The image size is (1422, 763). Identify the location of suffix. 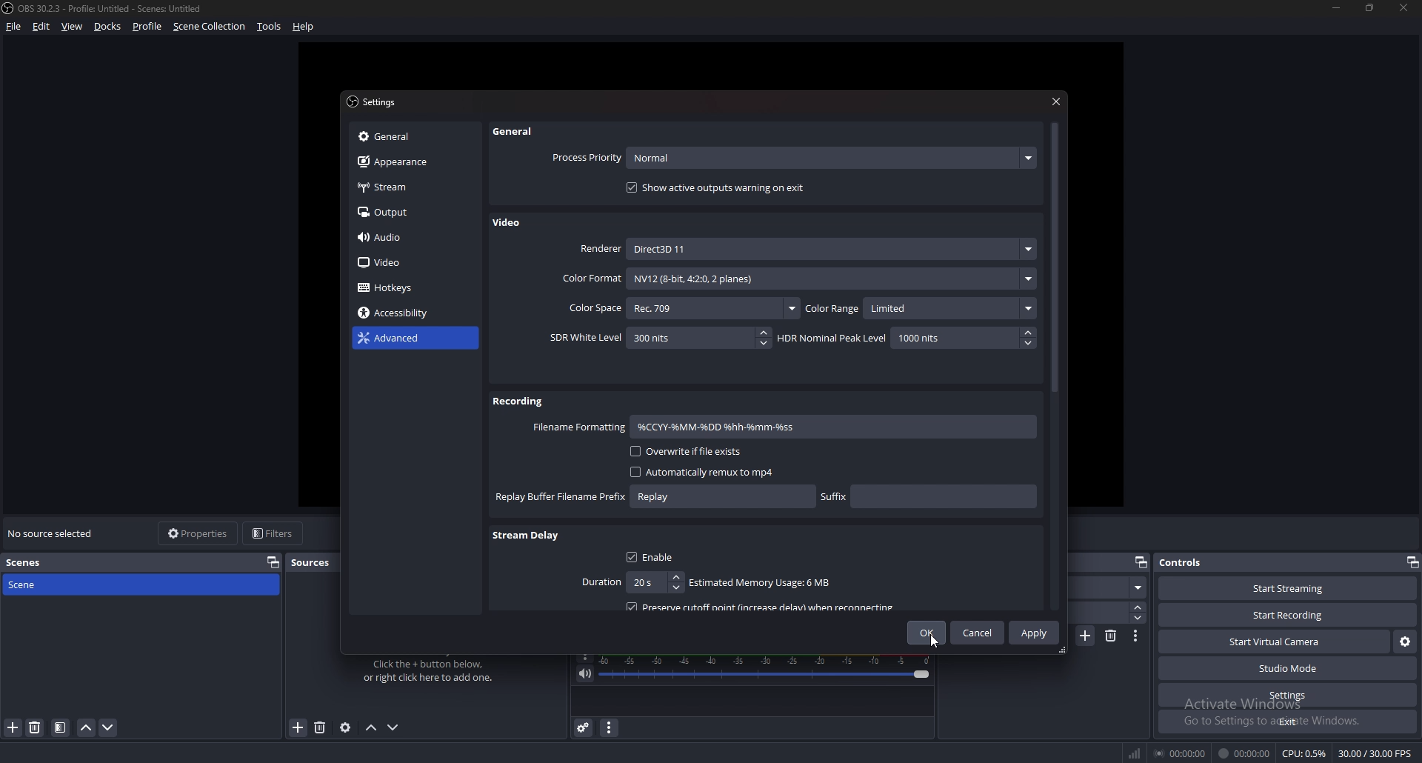
(929, 495).